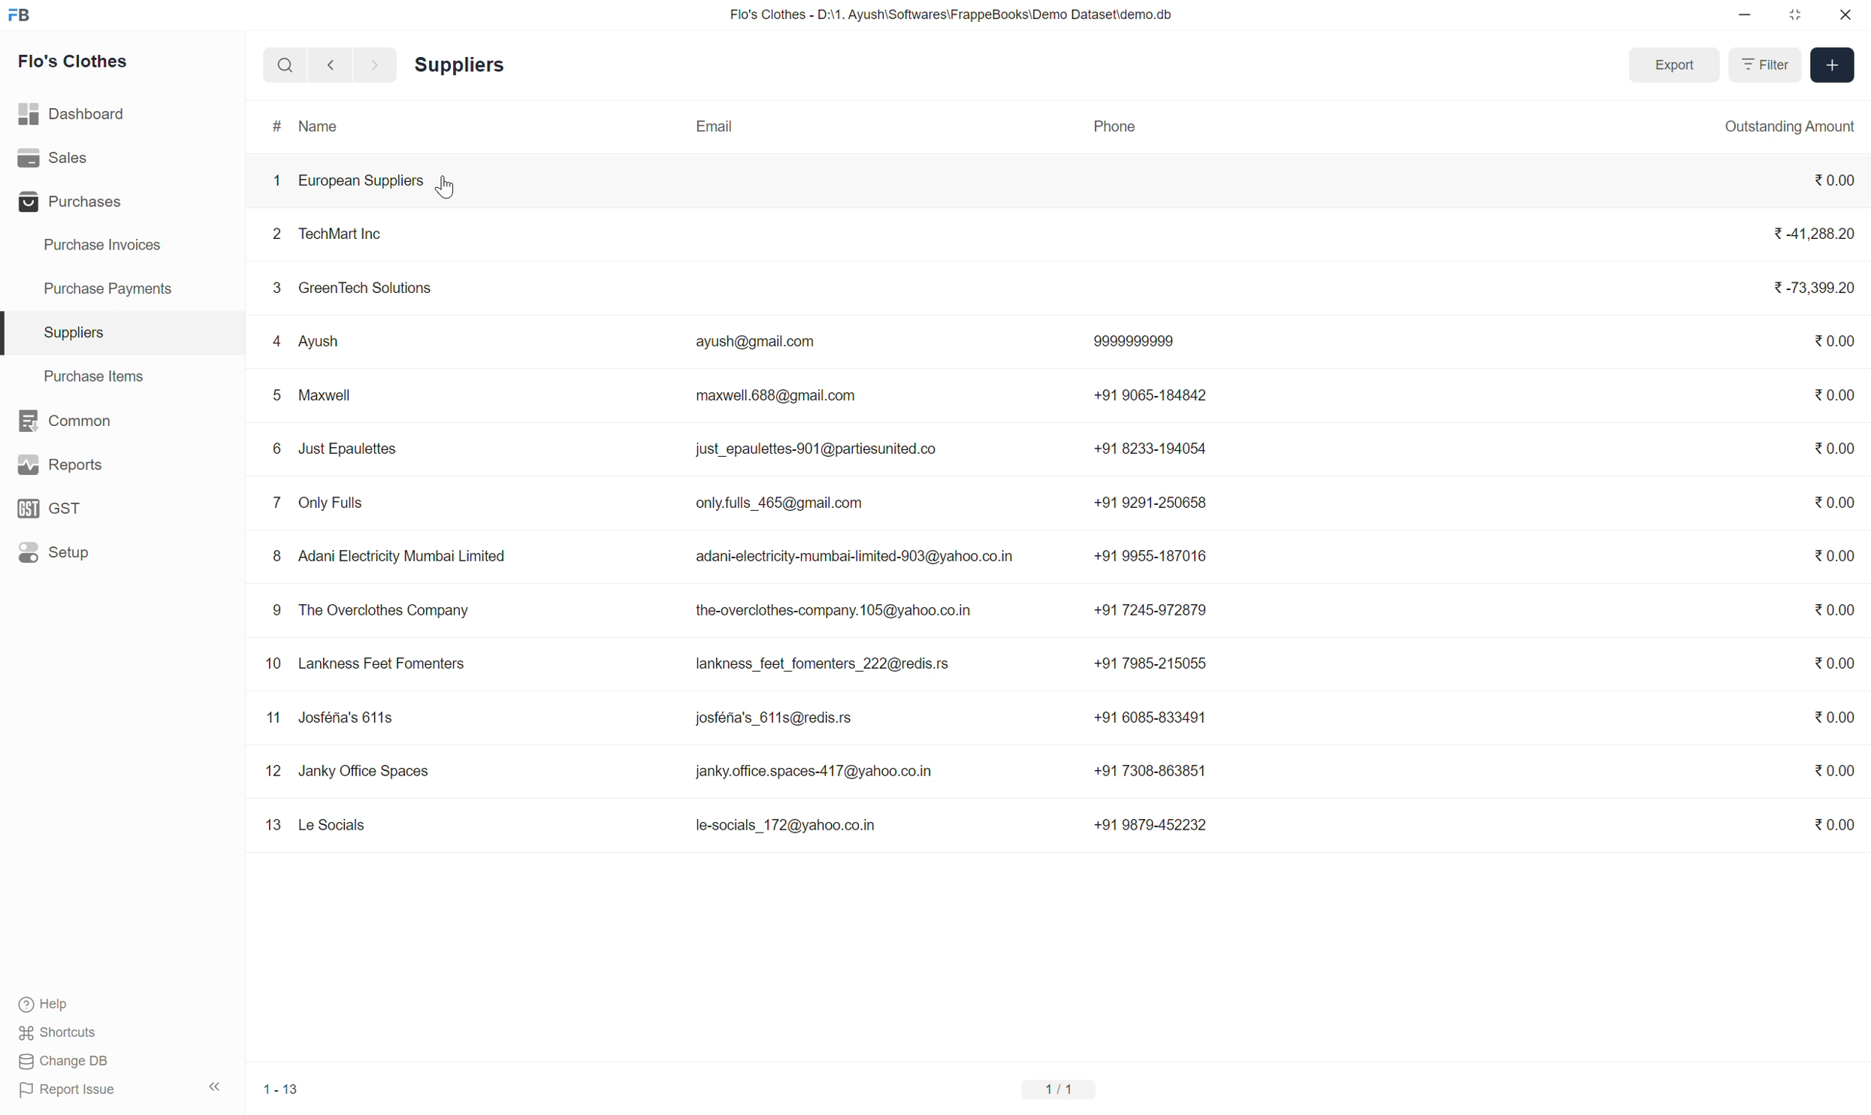 This screenshot has height=1115, width=1871. Describe the element at coordinates (775, 505) in the screenshot. I see `only.fulls_465@gmail.com` at that location.